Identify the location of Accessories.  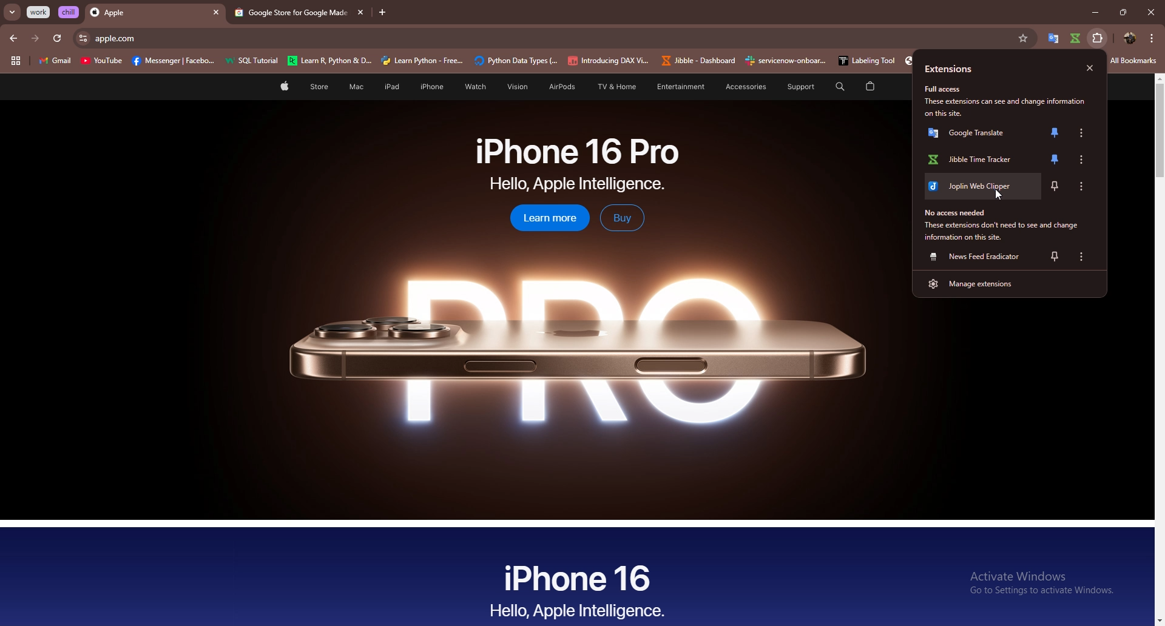
(738, 87).